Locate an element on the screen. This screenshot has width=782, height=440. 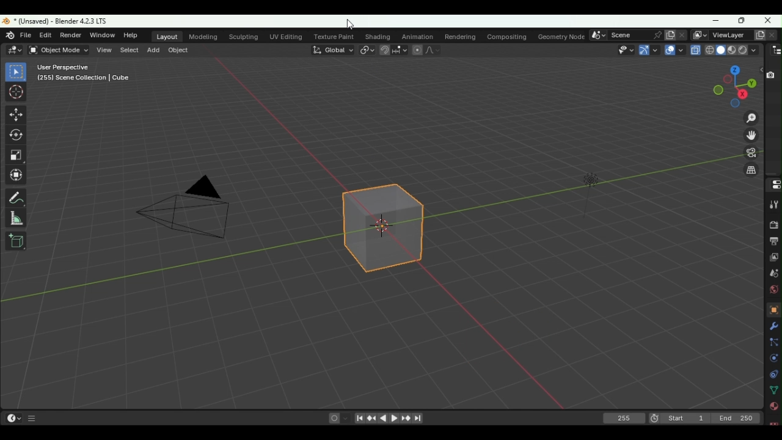
Sculpting is located at coordinates (246, 37).